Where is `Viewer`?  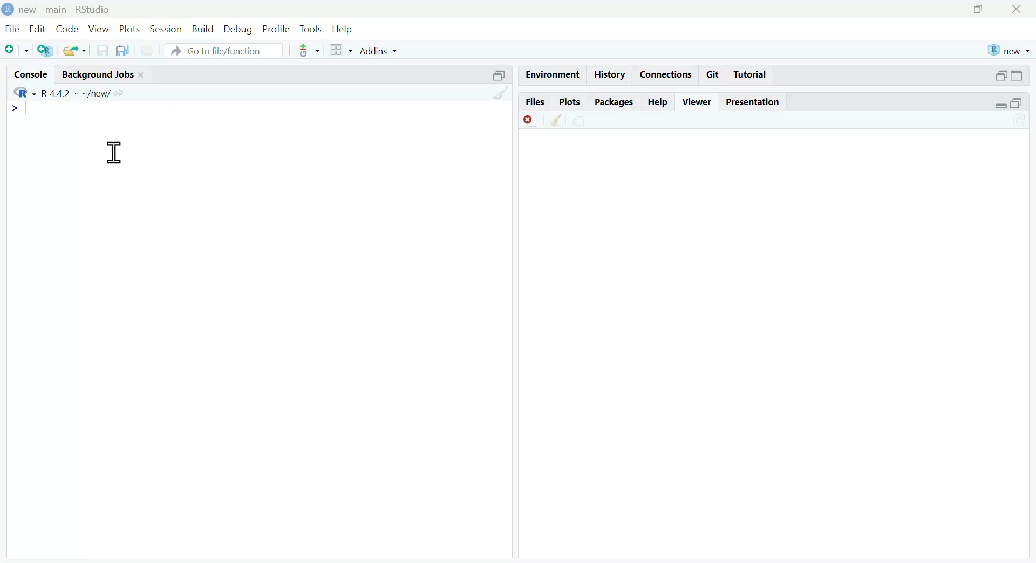
Viewer is located at coordinates (697, 101).